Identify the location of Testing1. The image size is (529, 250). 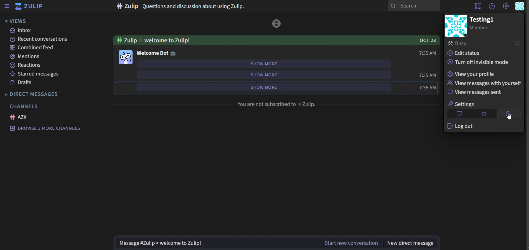
(484, 19).